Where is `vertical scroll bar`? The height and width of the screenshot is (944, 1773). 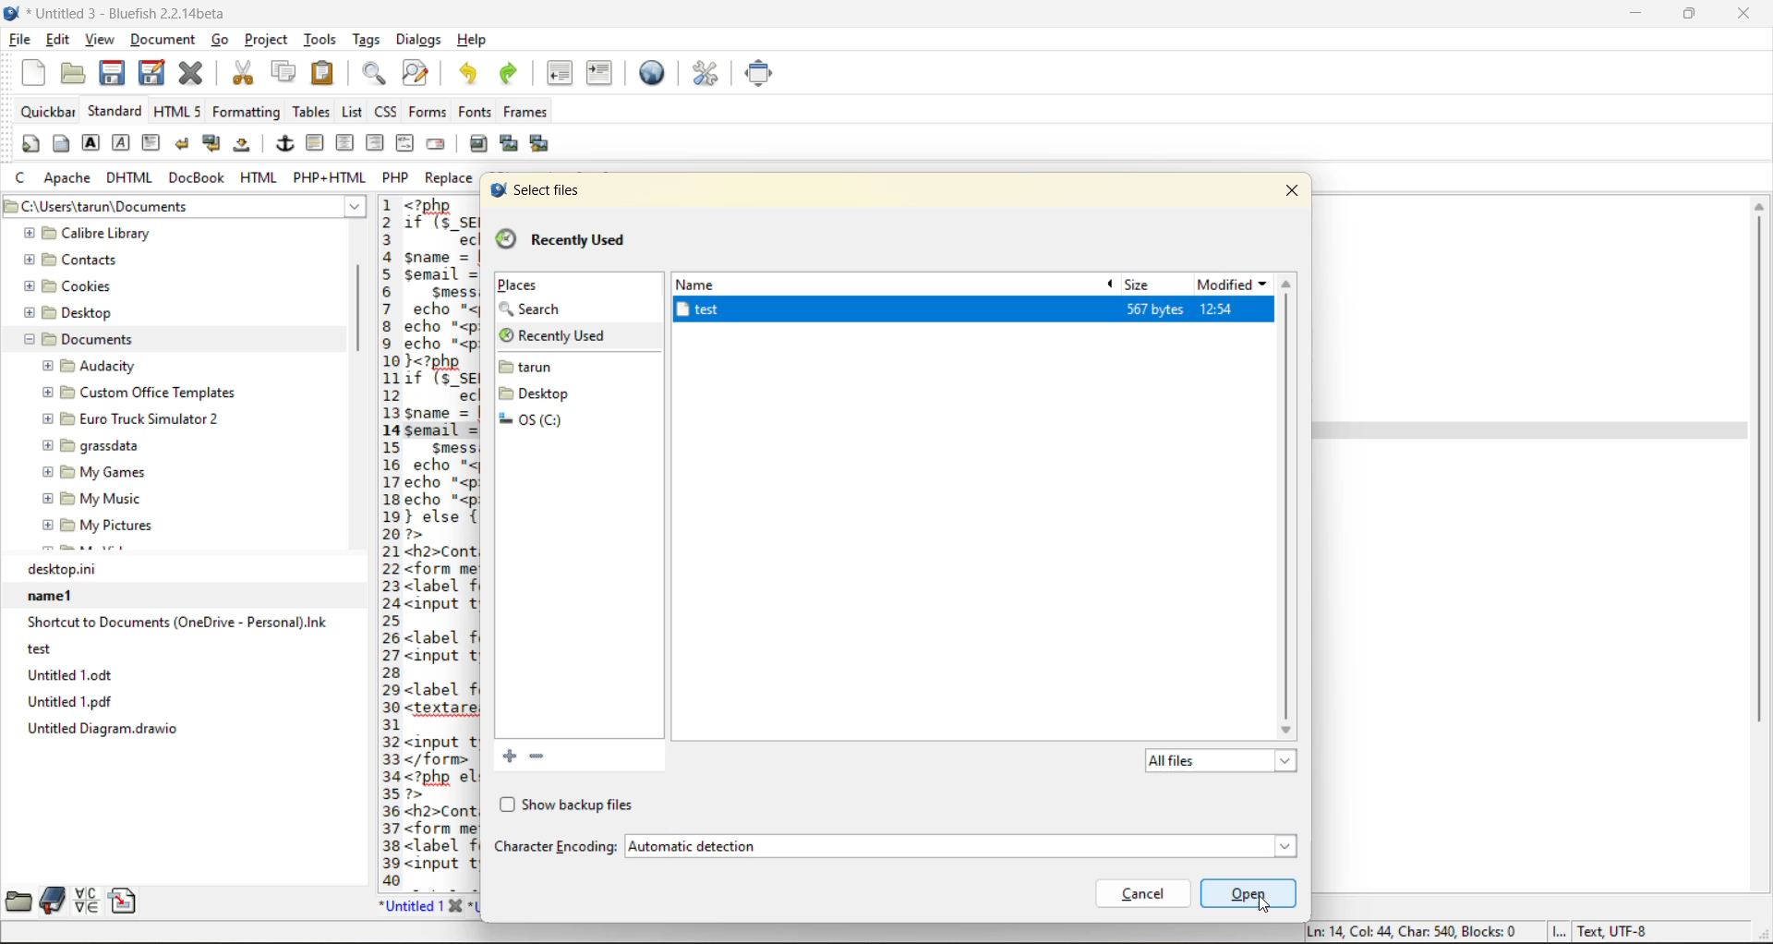 vertical scroll bar is located at coordinates (359, 299).